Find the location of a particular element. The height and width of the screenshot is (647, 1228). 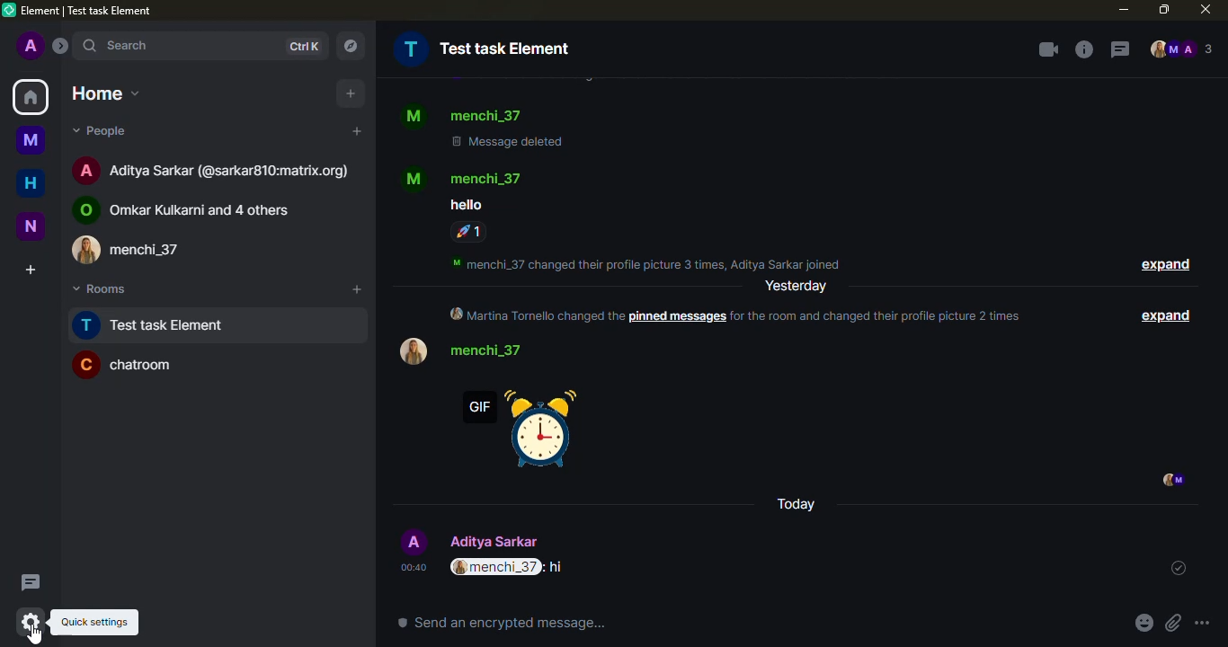

expand is located at coordinates (1165, 266).